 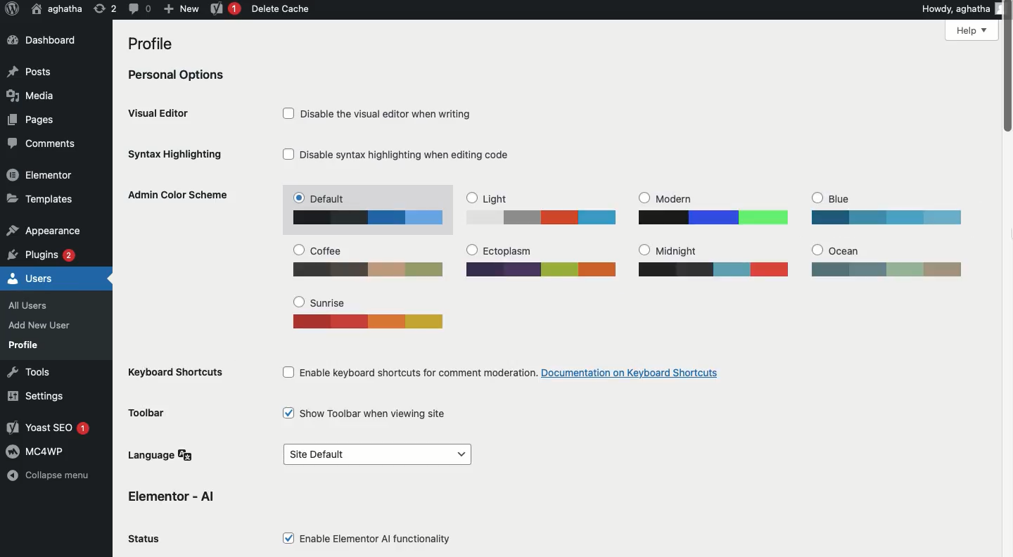 I want to click on Dashboard, so click(x=48, y=41).